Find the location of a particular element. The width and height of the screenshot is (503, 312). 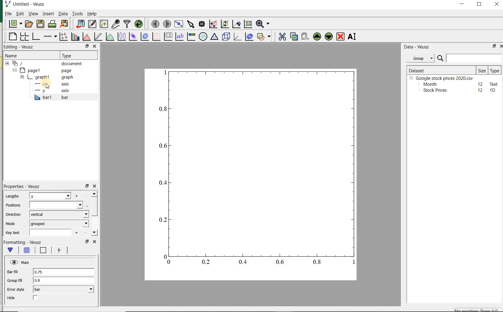

move the selected widget up is located at coordinates (317, 36).